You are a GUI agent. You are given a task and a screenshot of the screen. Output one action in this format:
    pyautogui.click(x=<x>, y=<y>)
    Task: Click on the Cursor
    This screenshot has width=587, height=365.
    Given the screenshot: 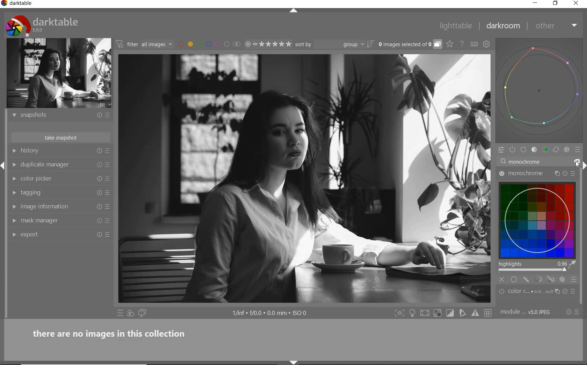 What is the action you would take?
    pyautogui.click(x=564, y=270)
    